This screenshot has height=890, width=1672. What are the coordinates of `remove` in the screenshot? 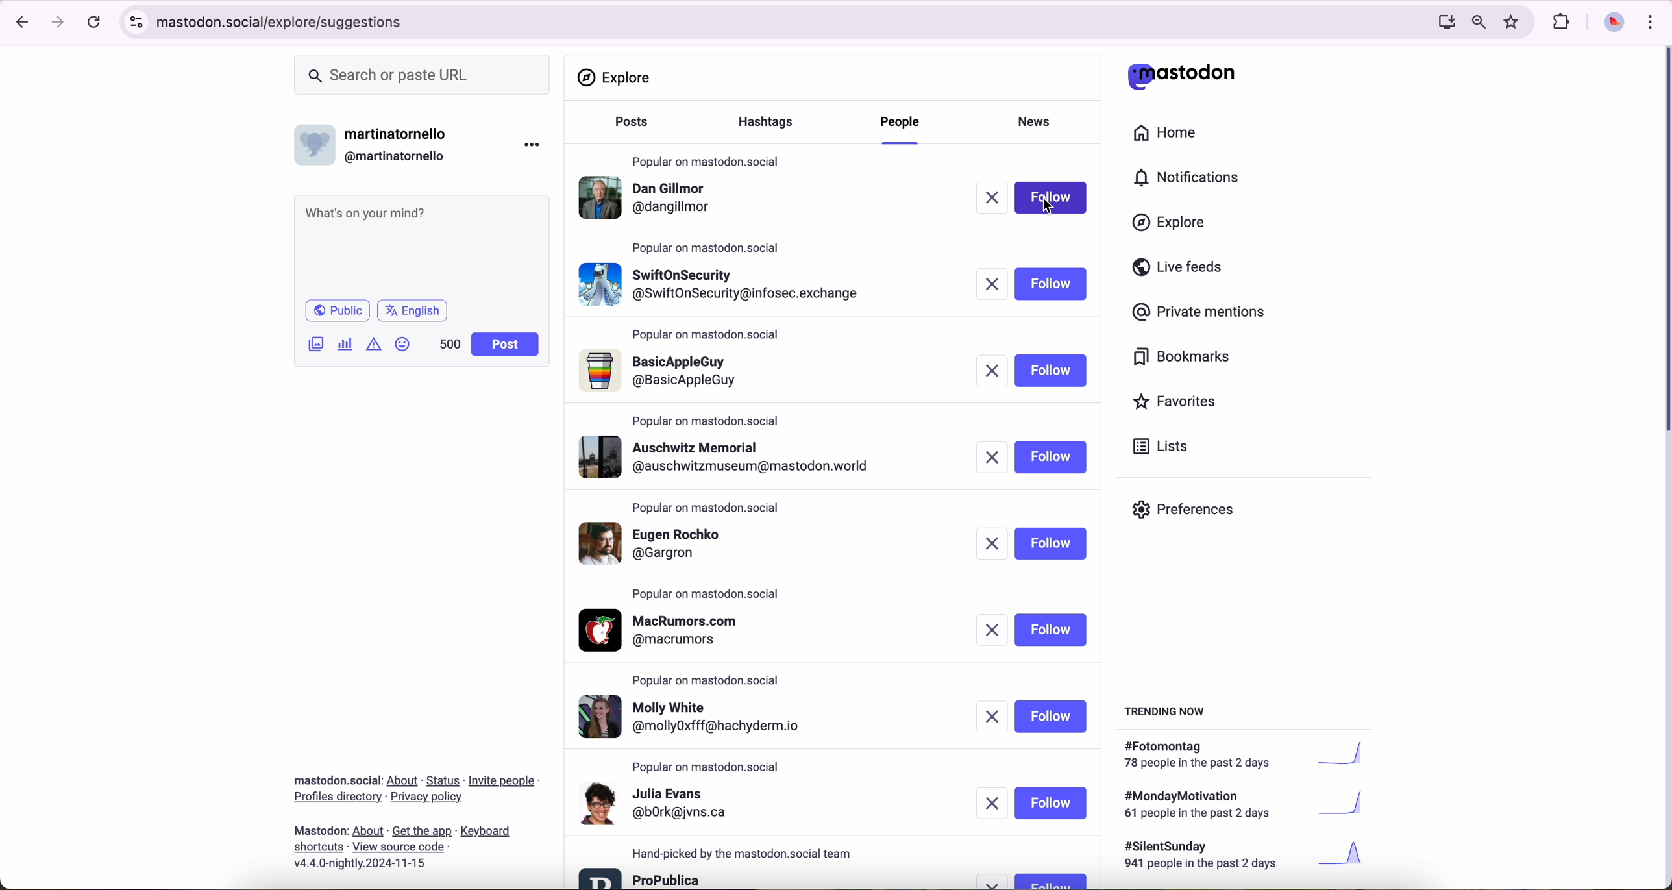 It's located at (992, 718).